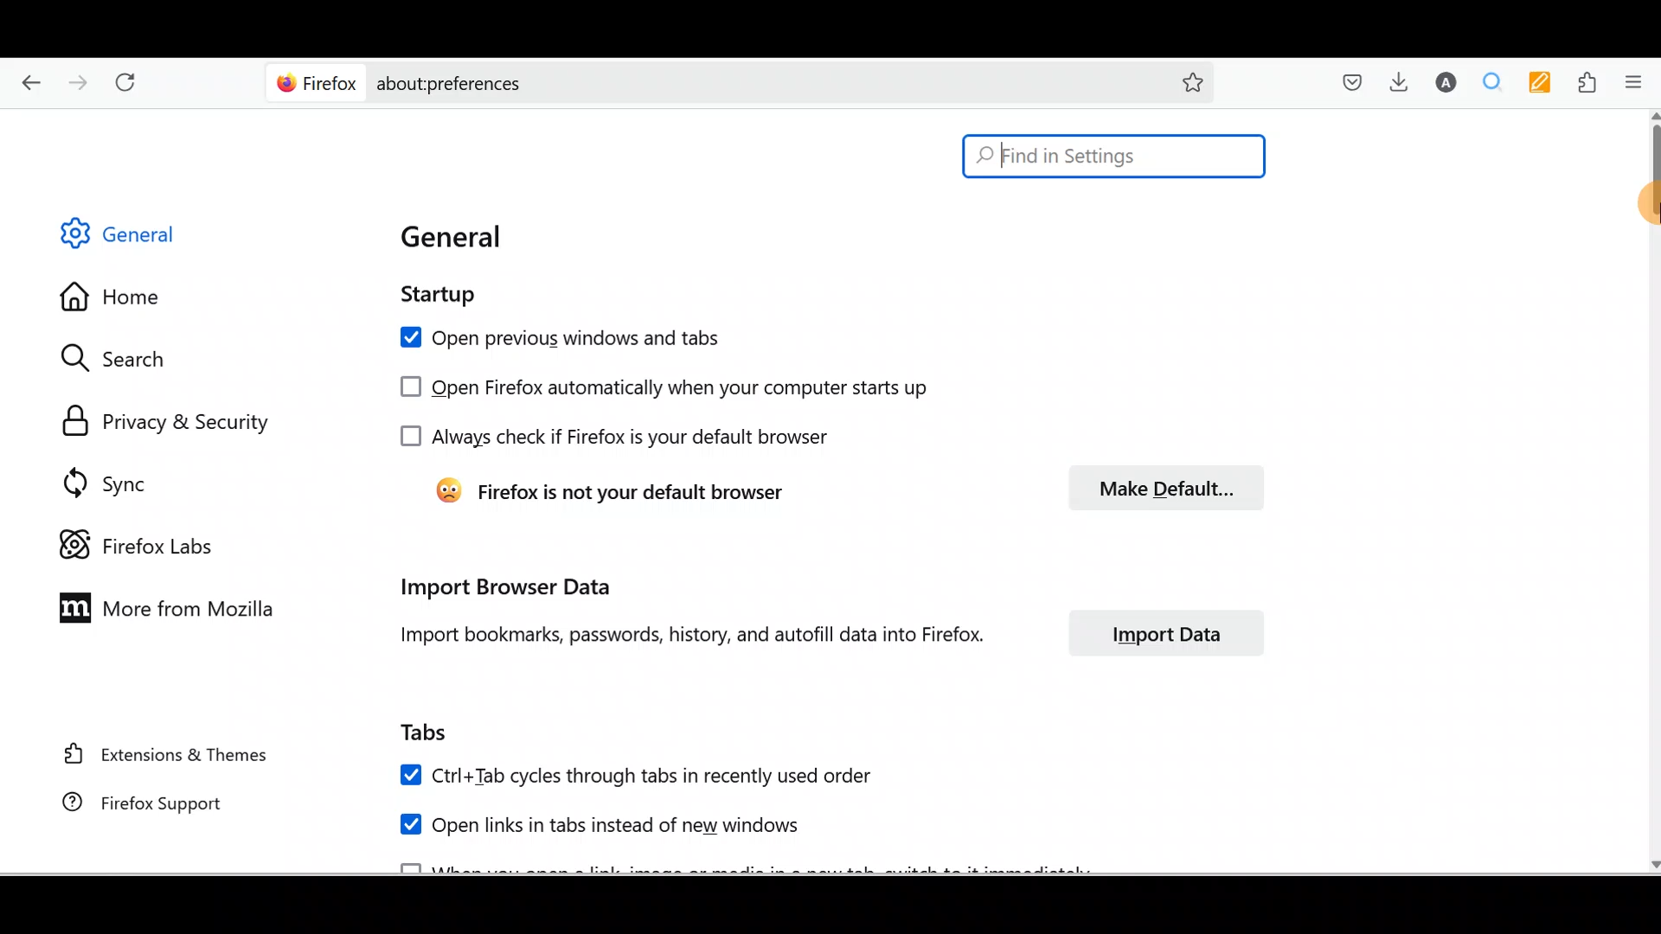 Image resolution: width=1661 pixels, height=934 pixels. Describe the element at coordinates (158, 417) in the screenshot. I see `Privacy and security settings` at that location.